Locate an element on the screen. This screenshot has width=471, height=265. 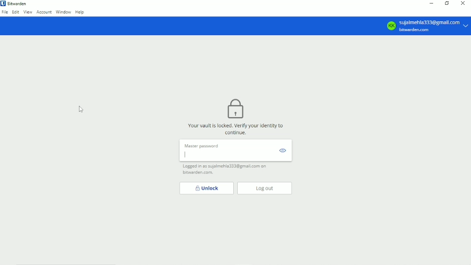
Minimize is located at coordinates (432, 4).